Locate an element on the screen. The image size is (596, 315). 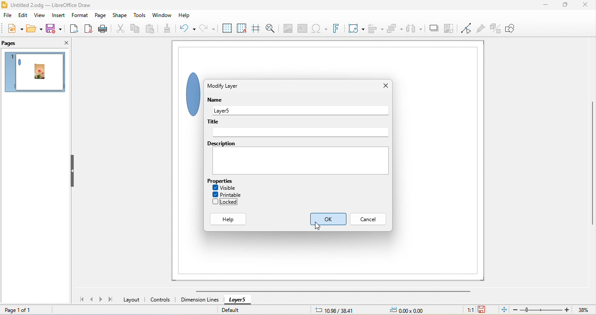
show draw function  is located at coordinates (512, 27).